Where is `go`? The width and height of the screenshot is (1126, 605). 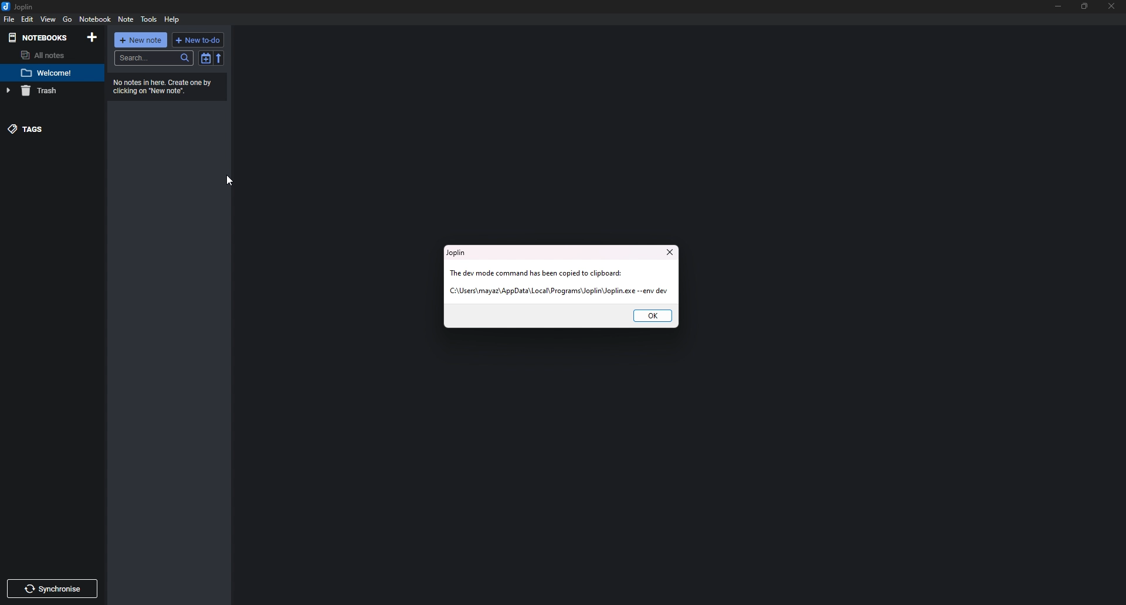 go is located at coordinates (67, 20).